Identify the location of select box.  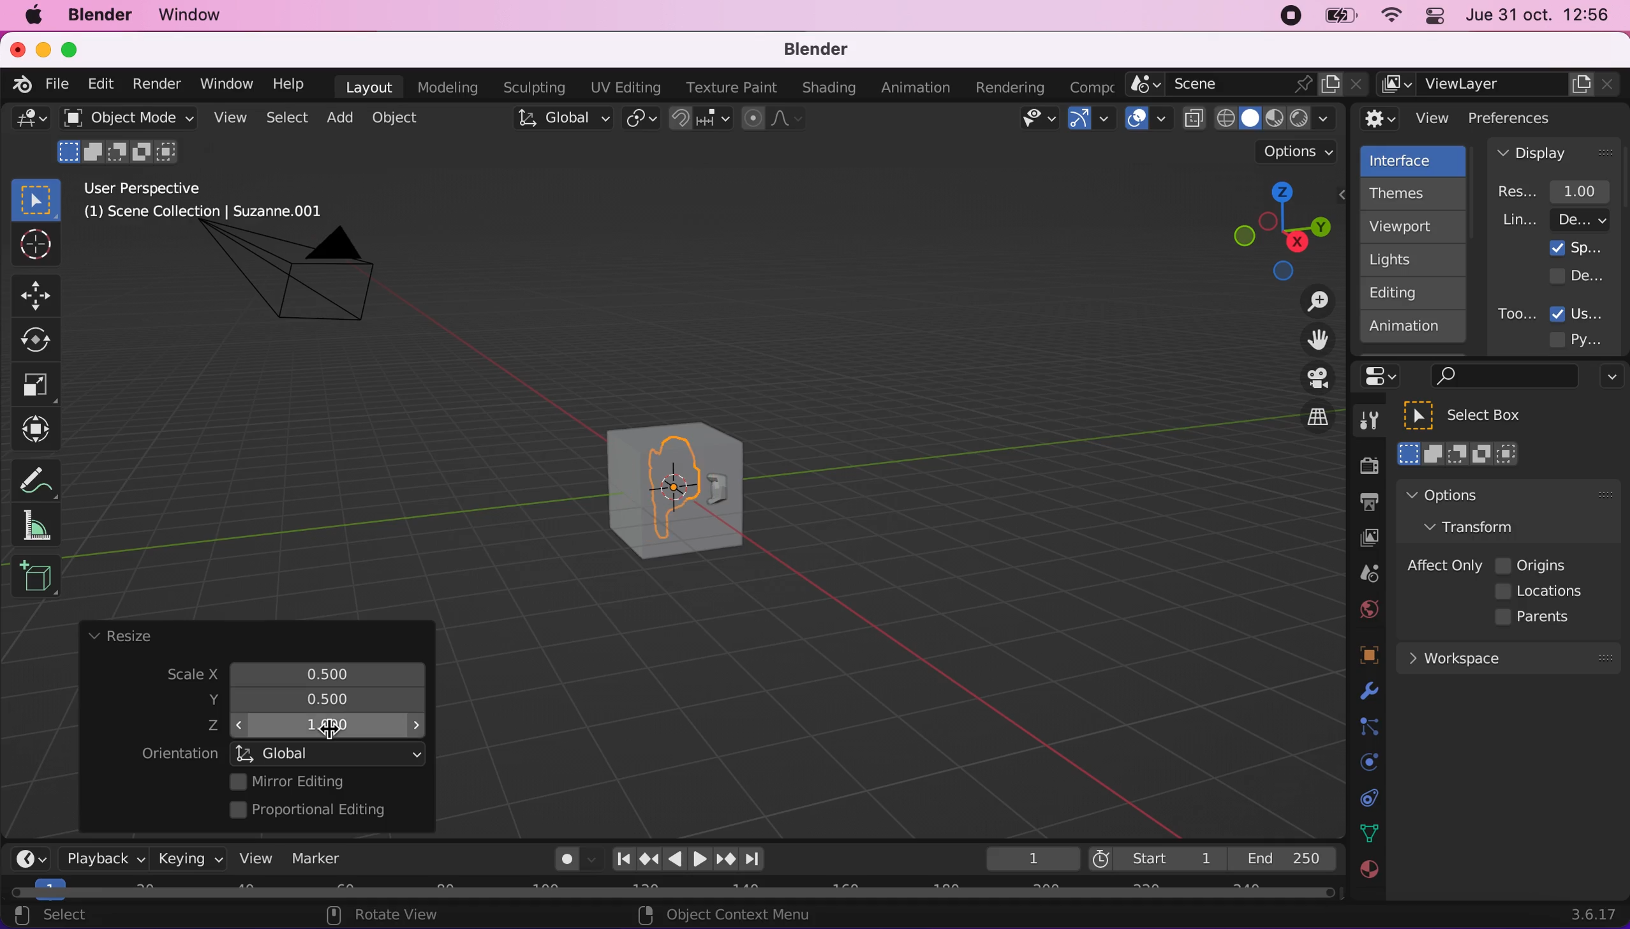
(36, 199).